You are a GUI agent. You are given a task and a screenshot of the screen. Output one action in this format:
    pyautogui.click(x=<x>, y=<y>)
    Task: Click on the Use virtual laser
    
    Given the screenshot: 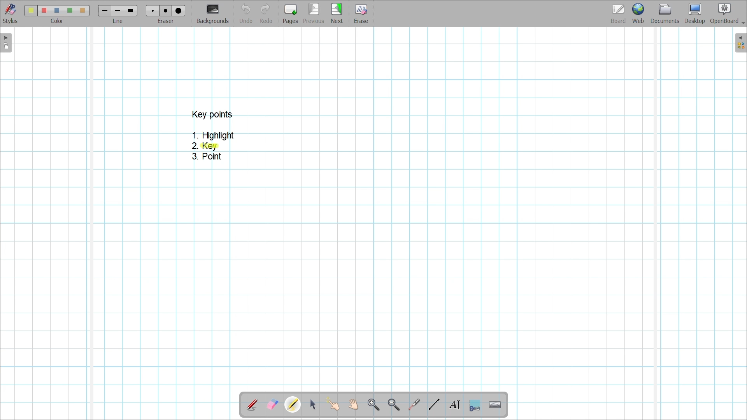 What is the action you would take?
    pyautogui.click(x=414, y=405)
    